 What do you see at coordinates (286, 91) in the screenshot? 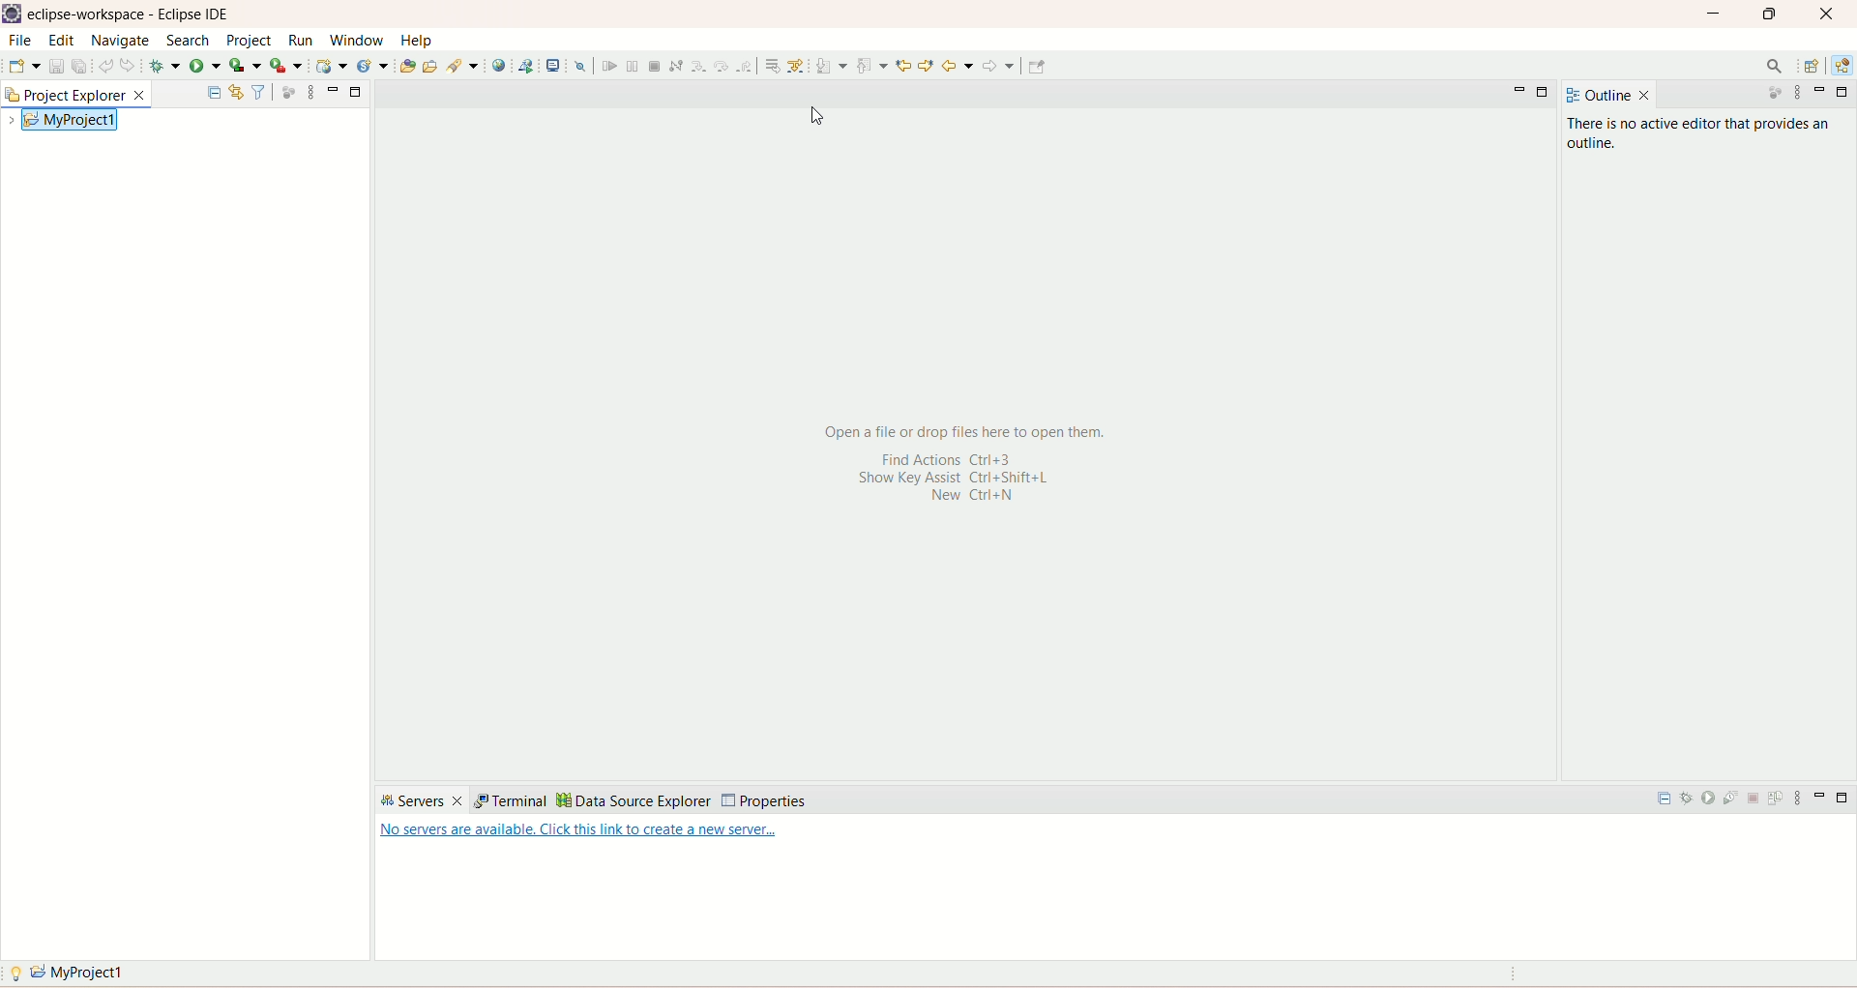
I see `focus on active task` at bounding box center [286, 91].